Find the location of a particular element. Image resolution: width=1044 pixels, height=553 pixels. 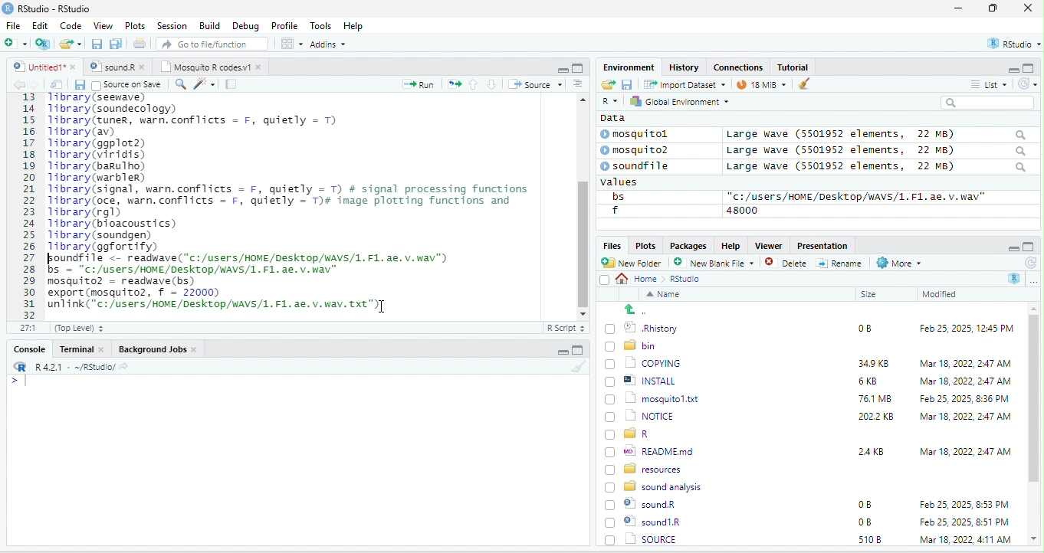

349K8 is located at coordinates (874, 364).